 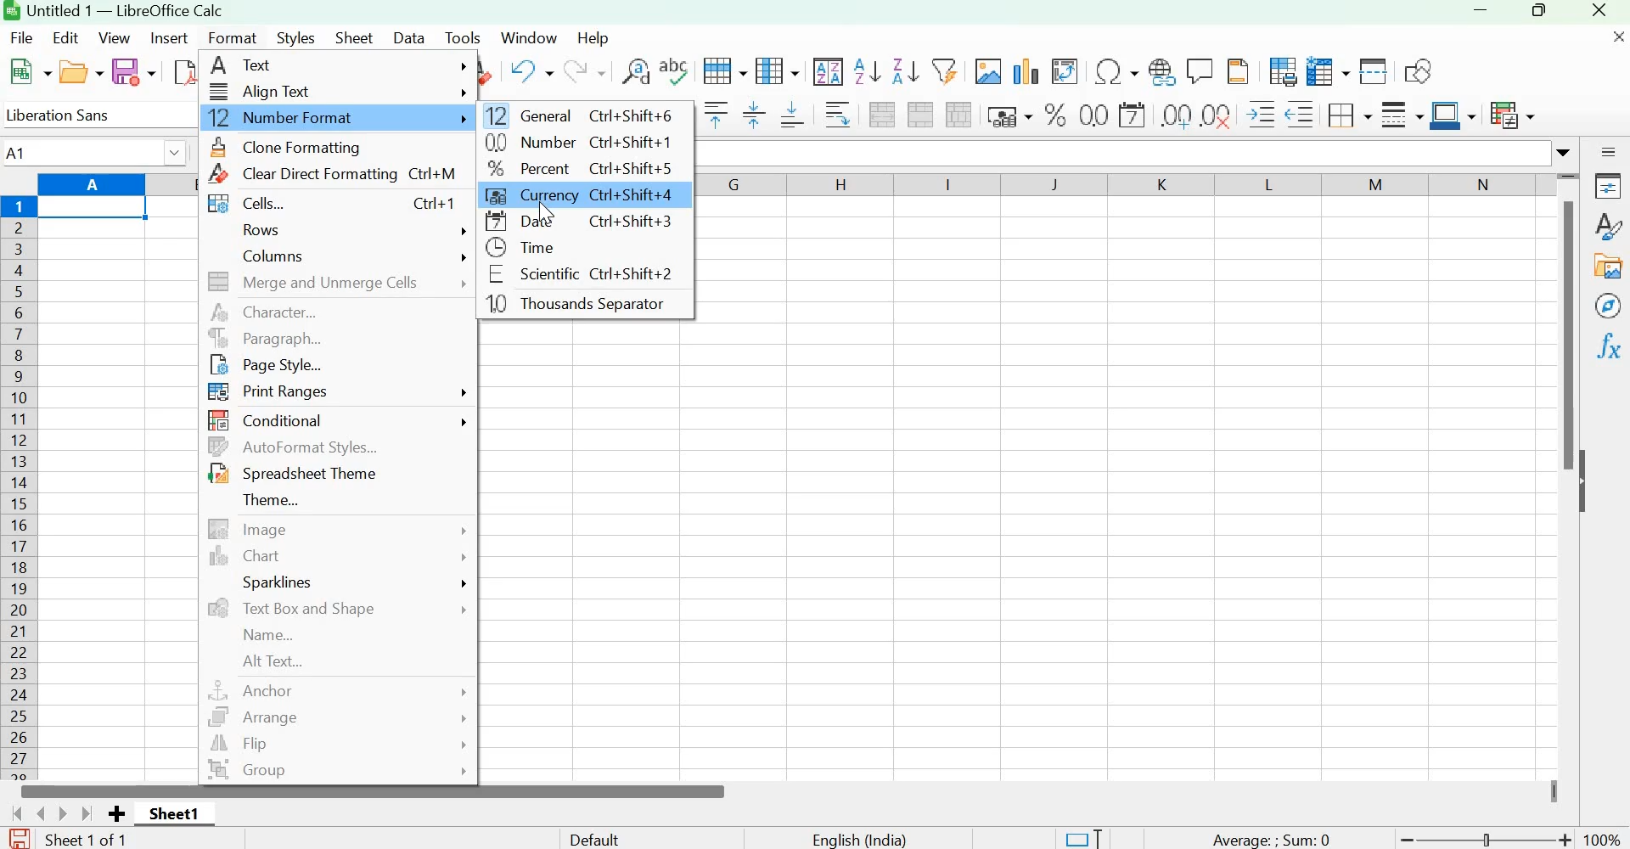 I want to click on Redo, so click(x=583, y=72).